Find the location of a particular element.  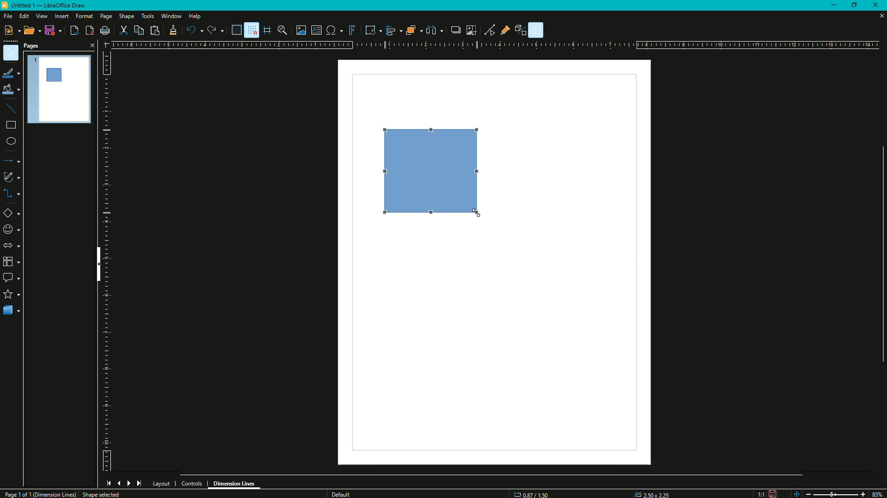

Page is located at coordinates (105, 17).